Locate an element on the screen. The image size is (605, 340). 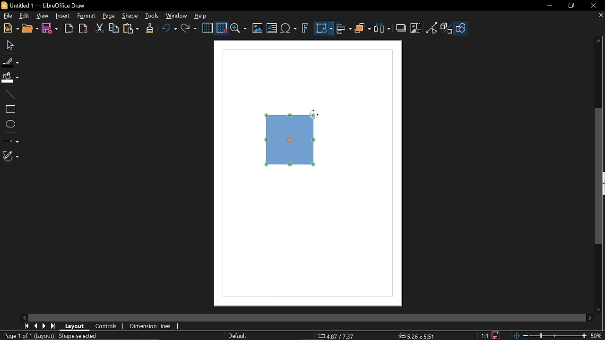
Cut is located at coordinates (98, 29).